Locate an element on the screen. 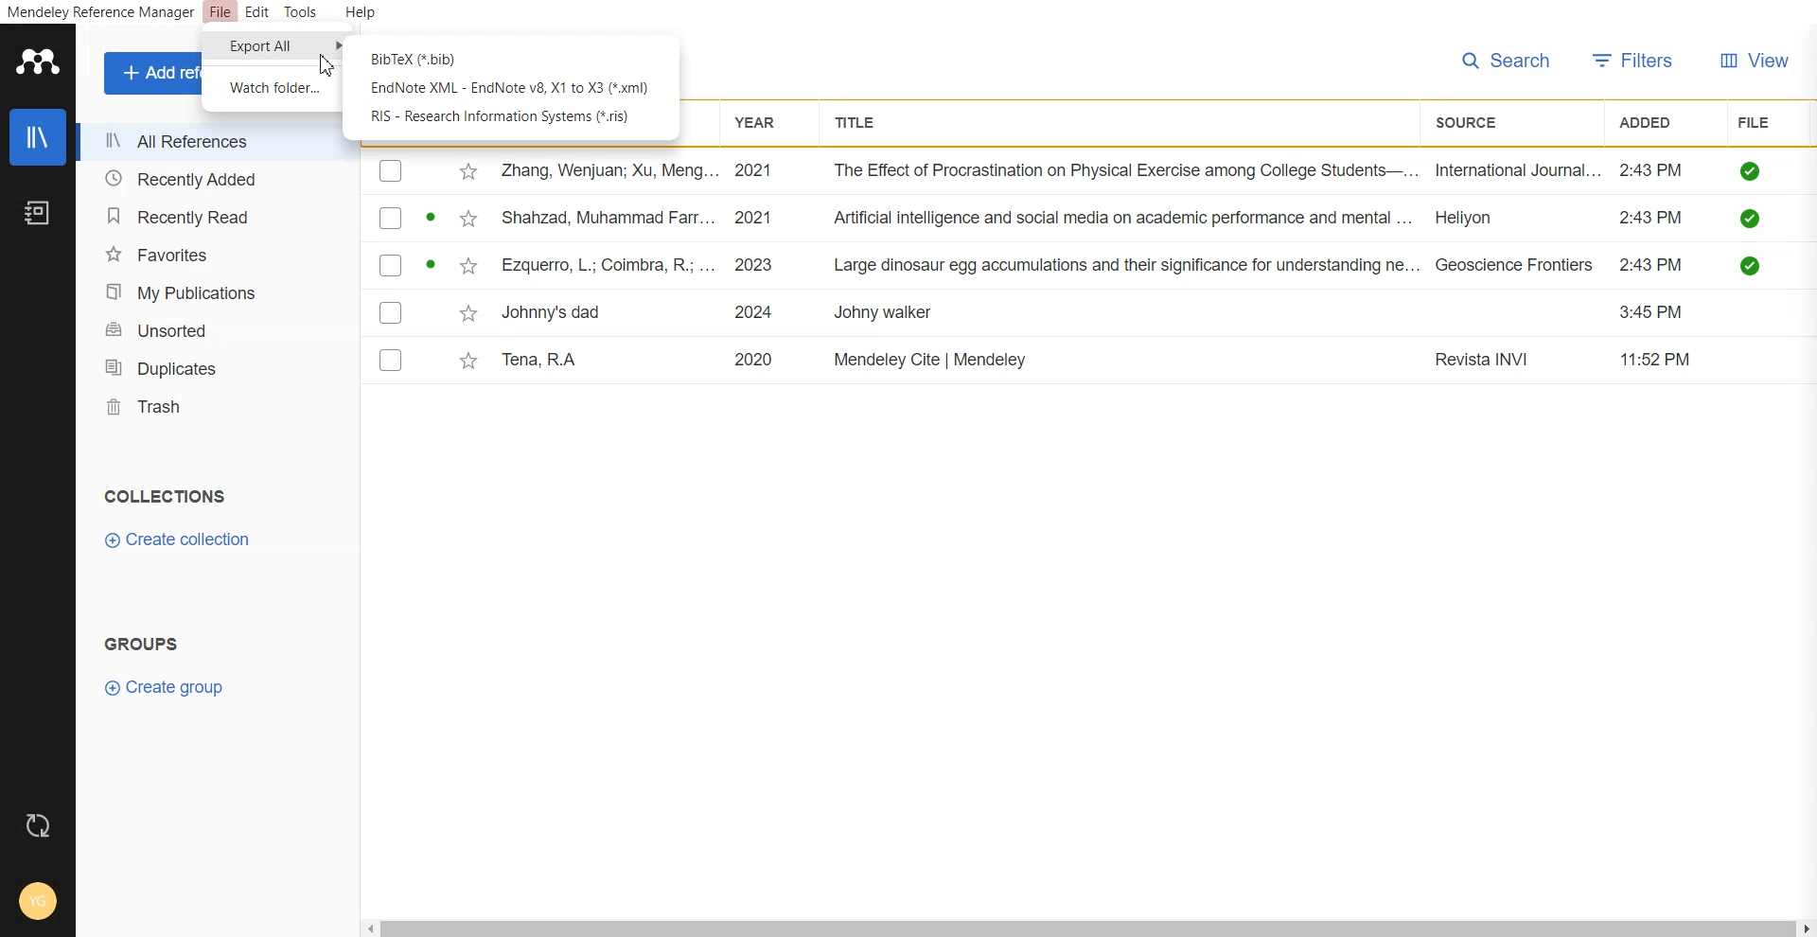 The width and height of the screenshot is (1817, 937). checkbox is located at coordinates (391, 359).